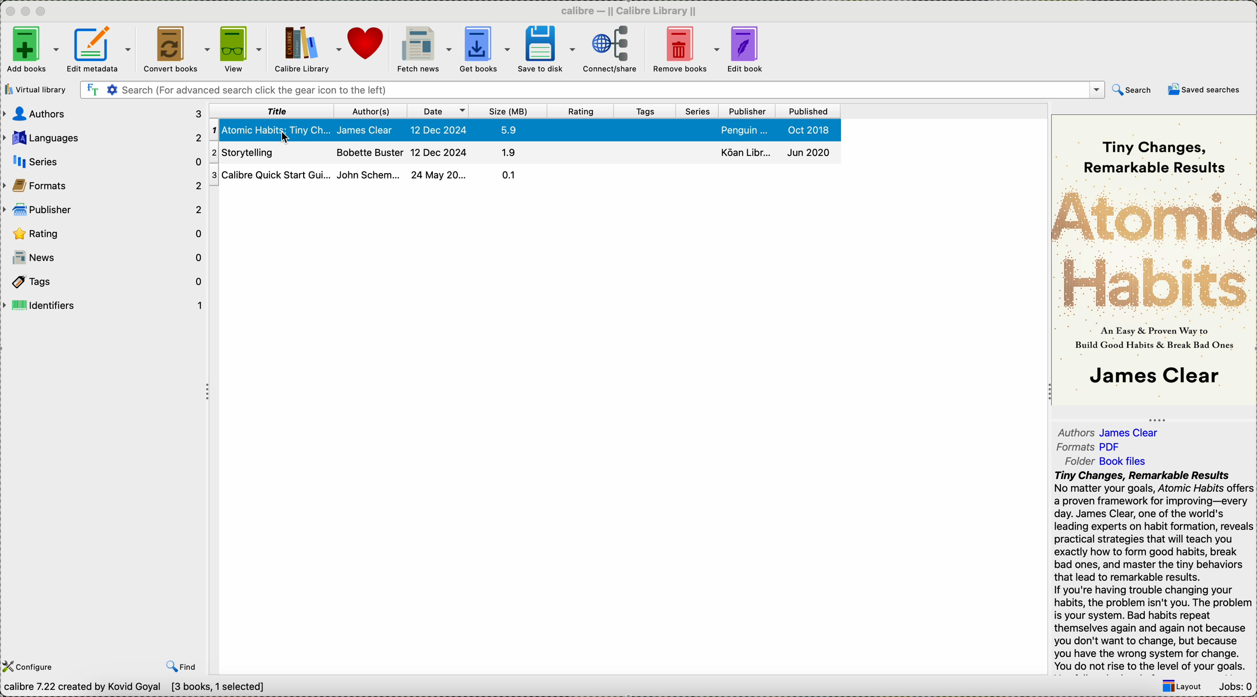 Image resolution: width=1257 pixels, height=697 pixels. I want to click on edit metadata, so click(101, 51).